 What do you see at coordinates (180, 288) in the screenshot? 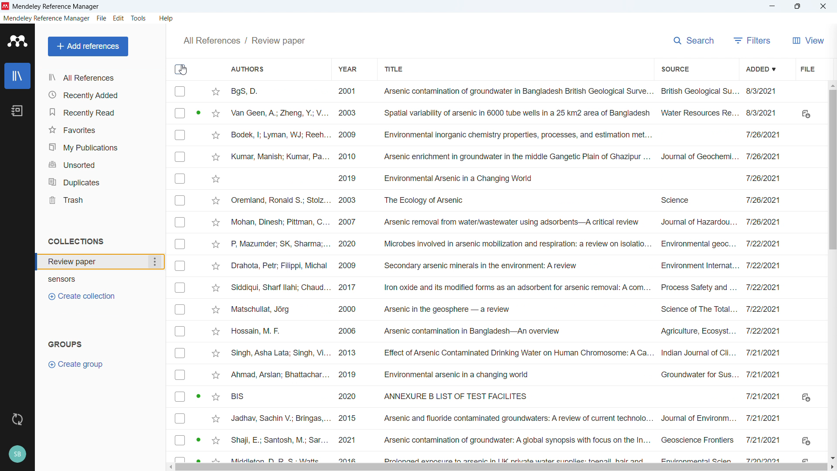
I see `Select respective publication` at bounding box center [180, 288].